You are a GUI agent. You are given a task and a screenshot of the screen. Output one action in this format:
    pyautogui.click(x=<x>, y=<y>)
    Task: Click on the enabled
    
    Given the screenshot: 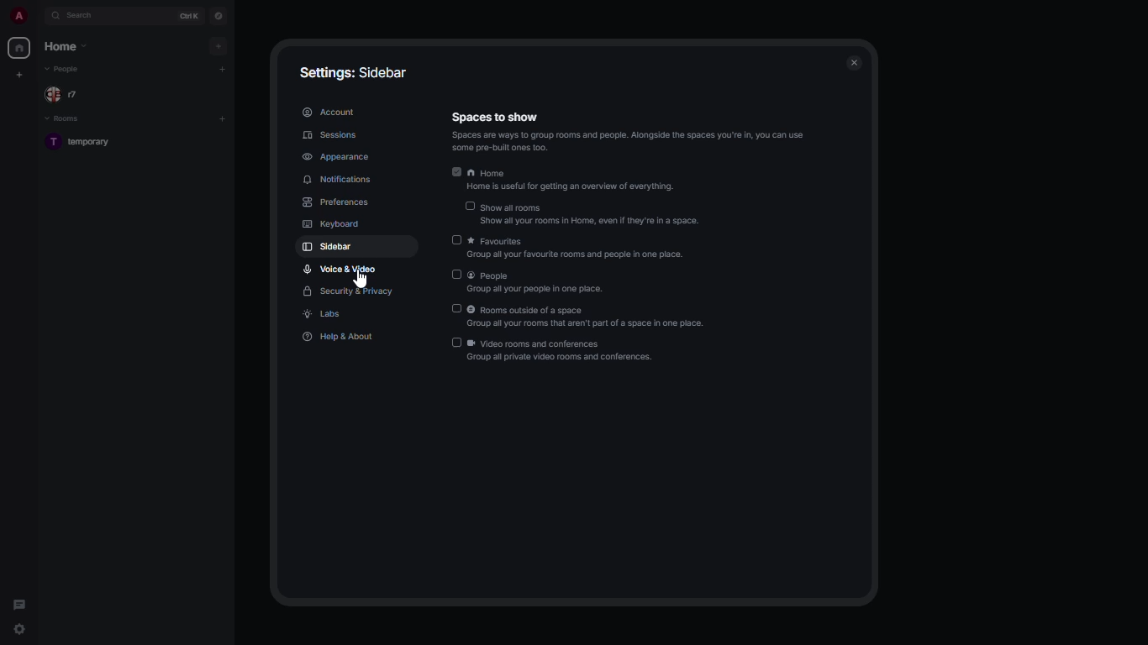 What is the action you would take?
    pyautogui.click(x=455, y=172)
    